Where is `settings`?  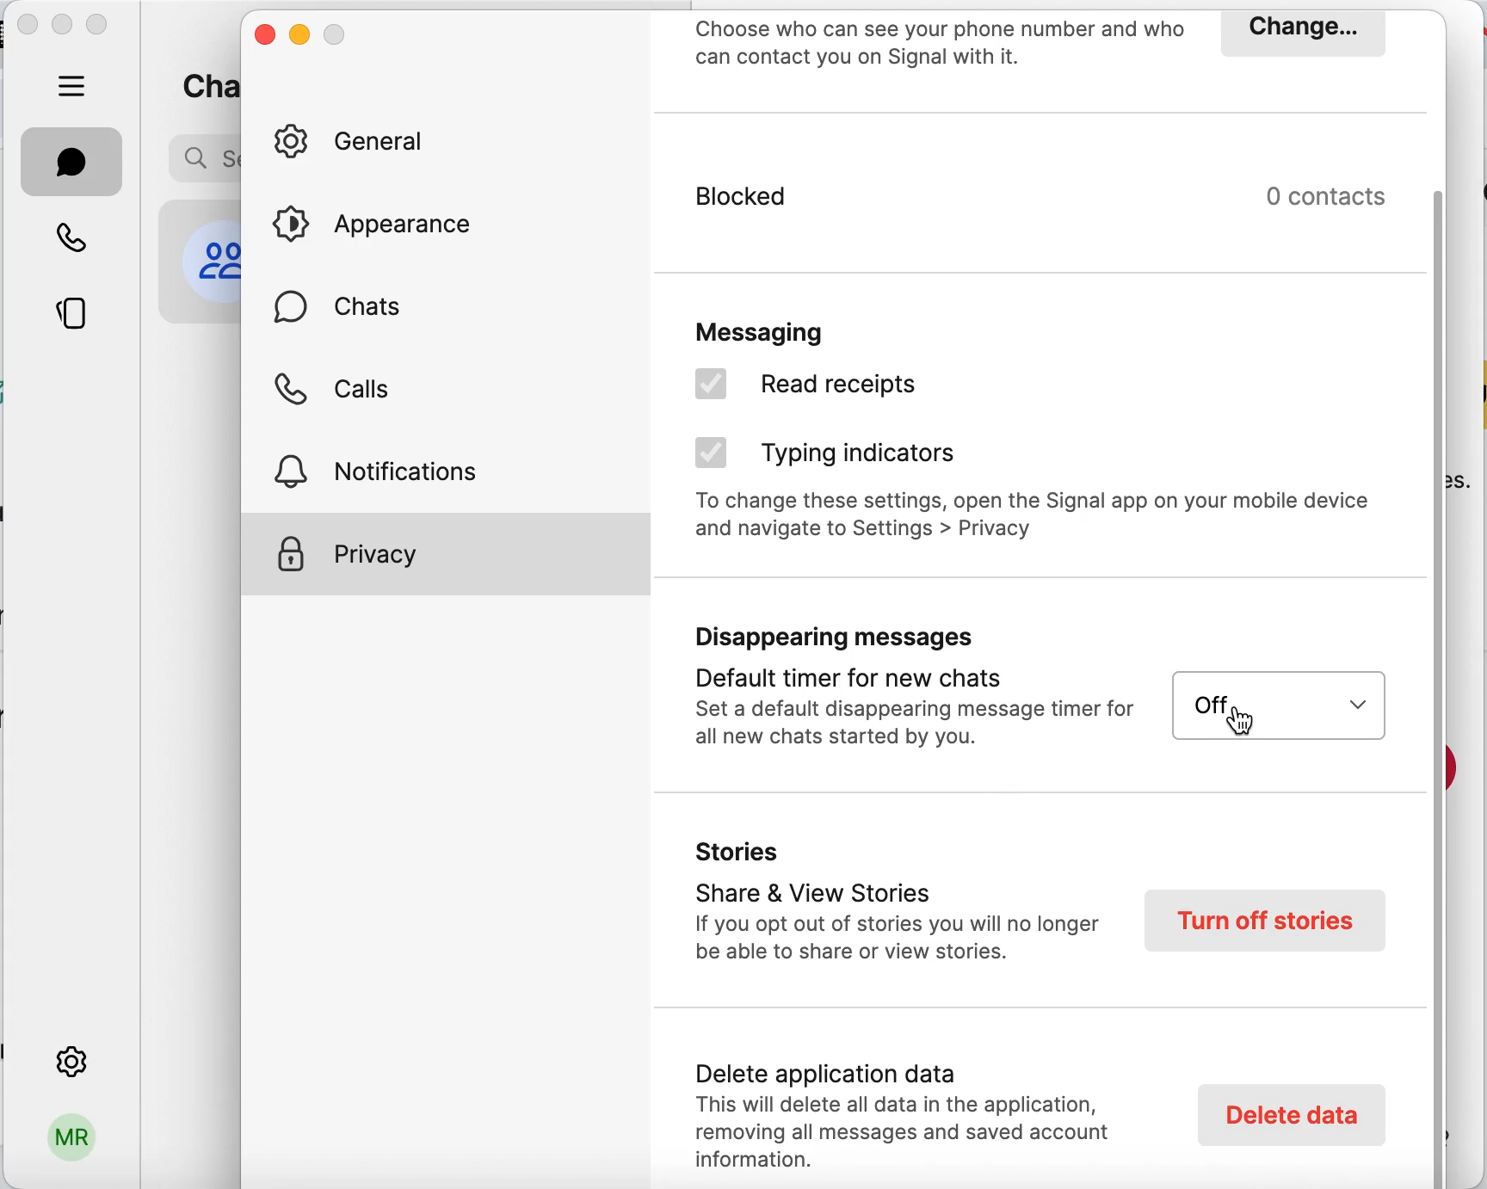 settings is located at coordinates (70, 1058).